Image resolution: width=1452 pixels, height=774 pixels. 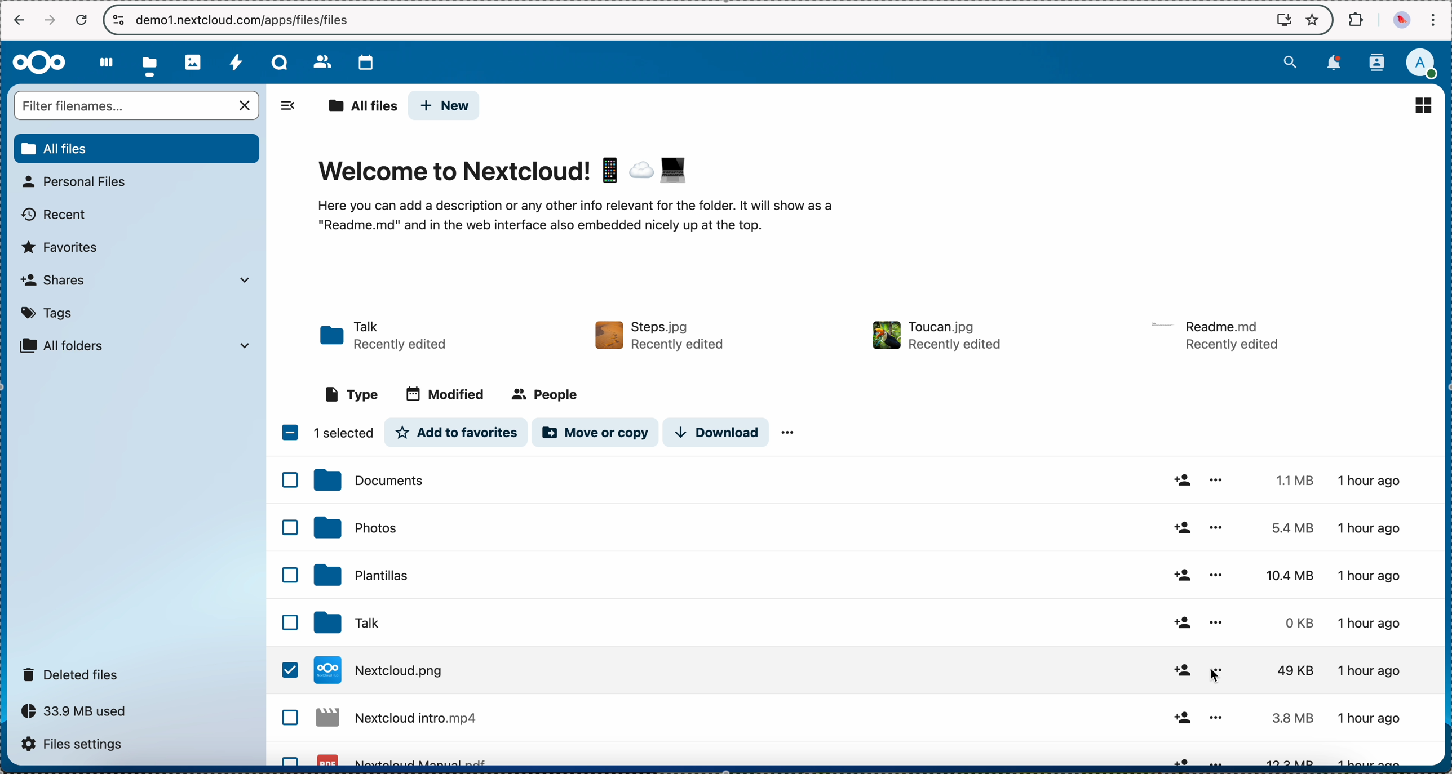 What do you see at coordinates (864, 720) in the screenshot?
I see `file` at bounding box center [864, 720].